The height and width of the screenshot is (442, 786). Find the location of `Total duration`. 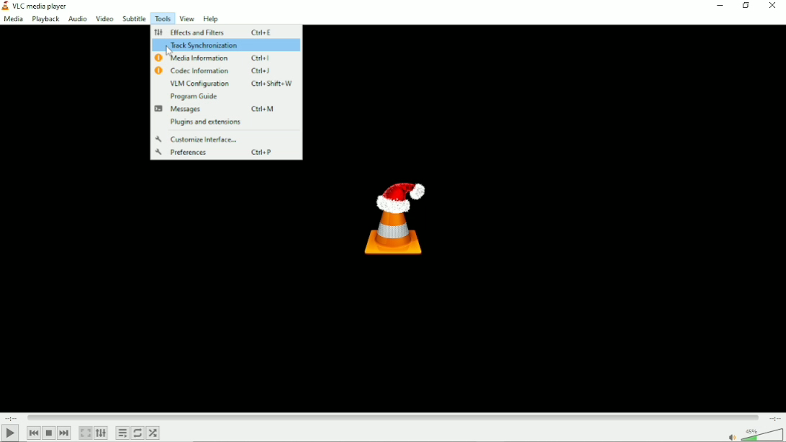

Total duration is located at coordinates (774, 418).